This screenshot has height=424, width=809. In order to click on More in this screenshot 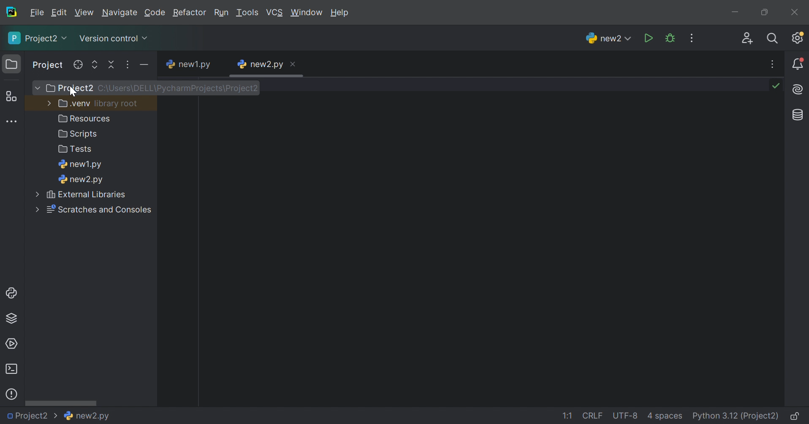, I will do `click(36, 88)`.